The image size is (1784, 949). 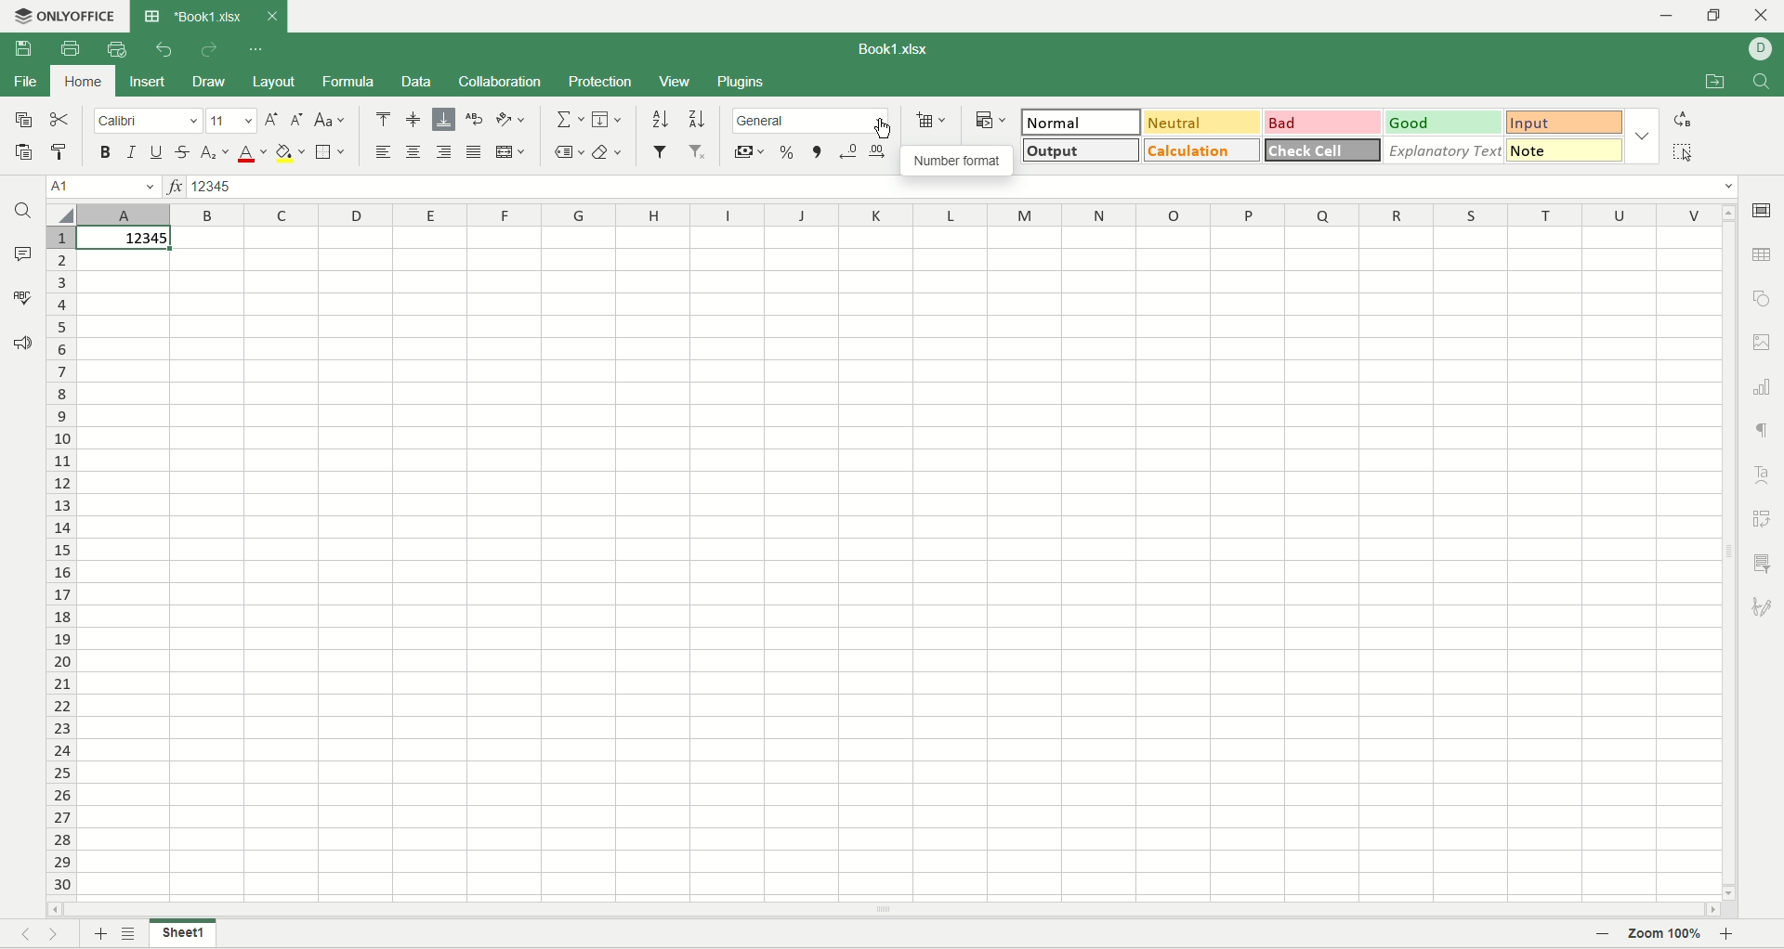 What do you see at coordinates (166, 50) in the screenshot?
I see `undo` at bounding box center [166, 50].